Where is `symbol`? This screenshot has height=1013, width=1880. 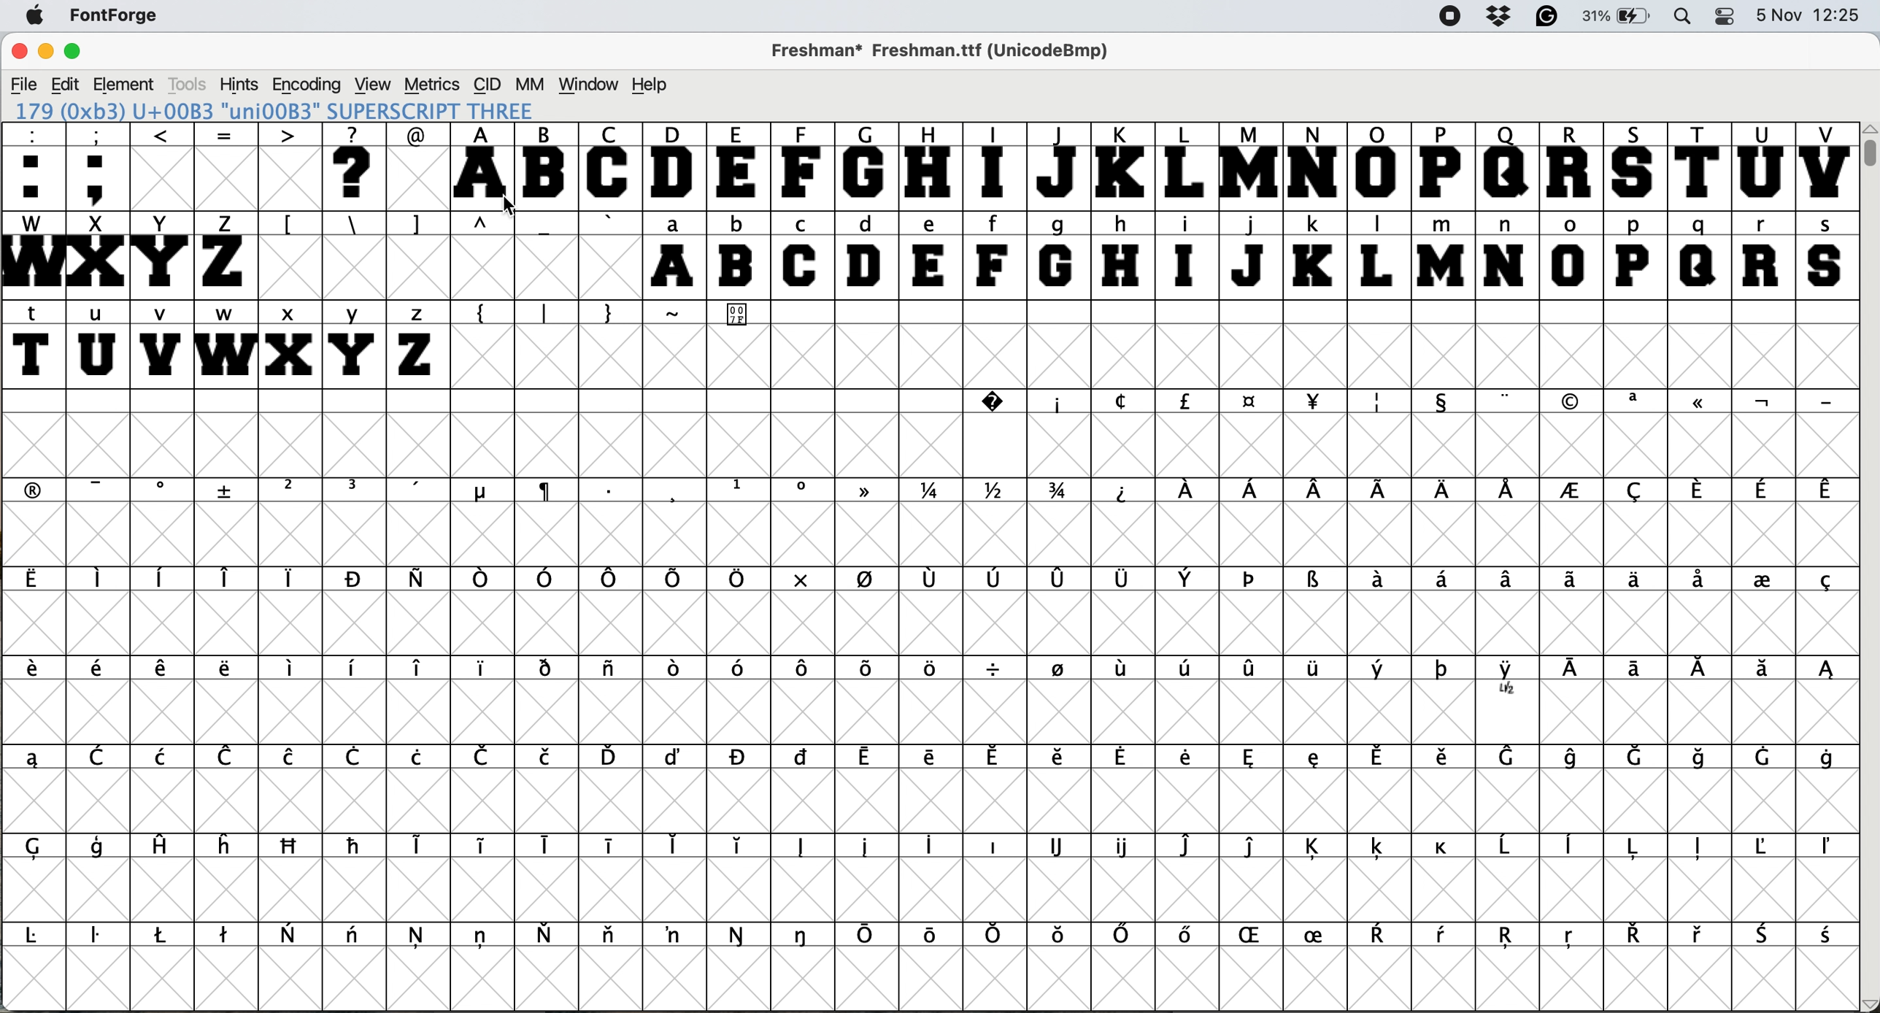
symbol is located at coordinates (1700, 581).